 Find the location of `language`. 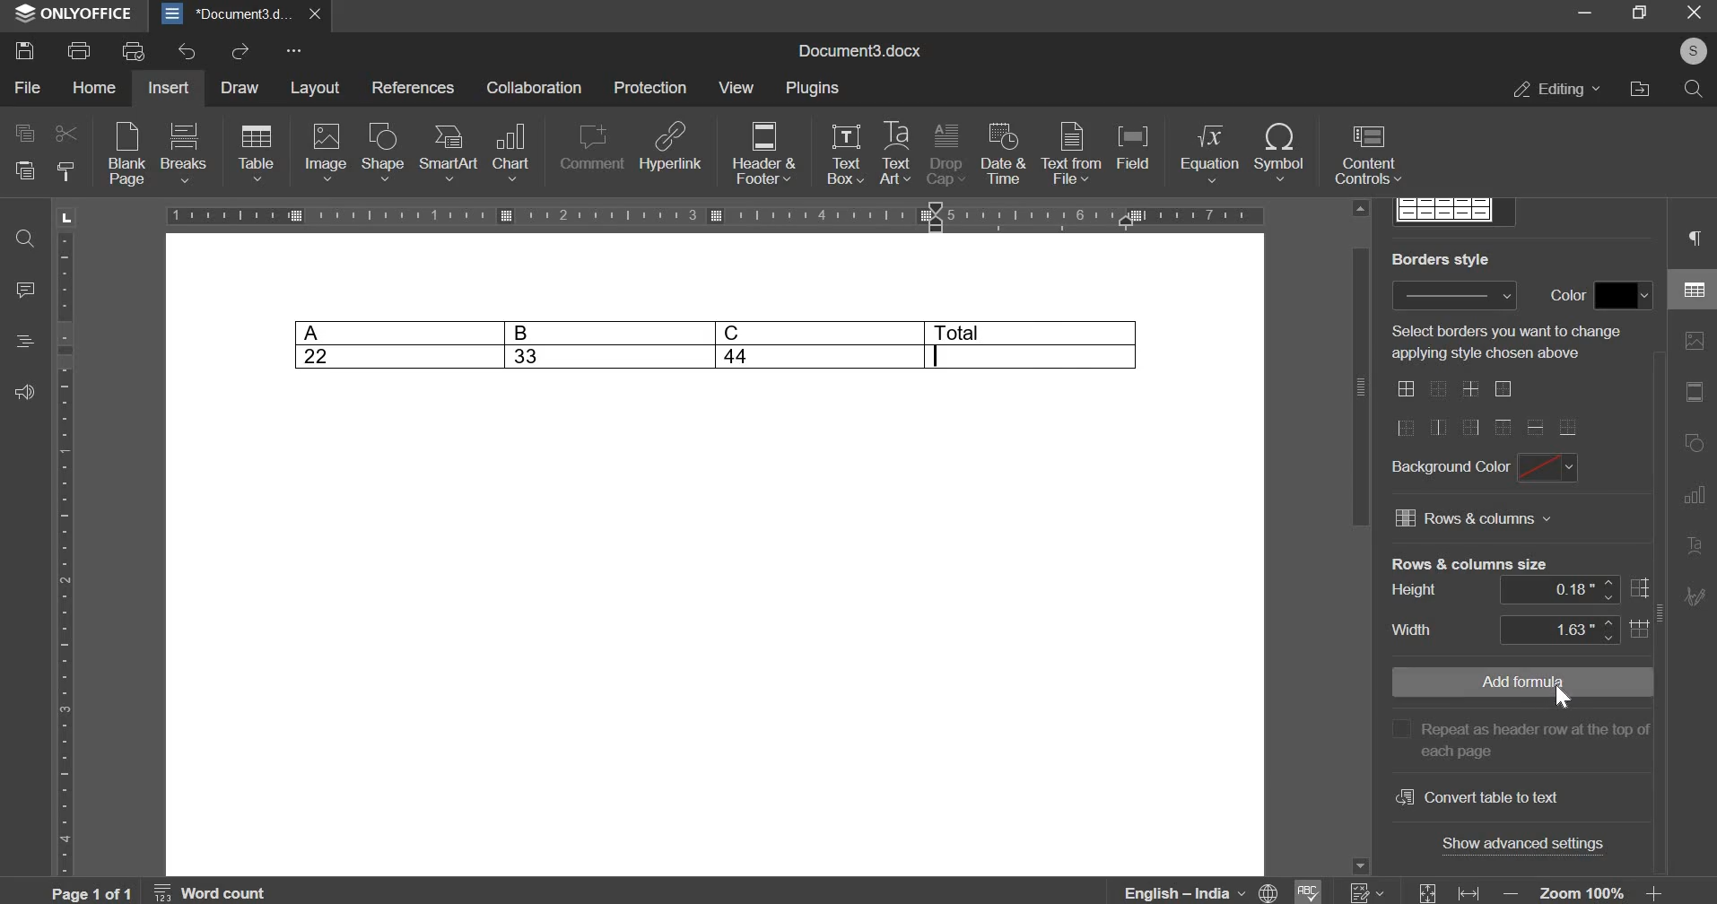

language is located at coordinates (1202, 891).